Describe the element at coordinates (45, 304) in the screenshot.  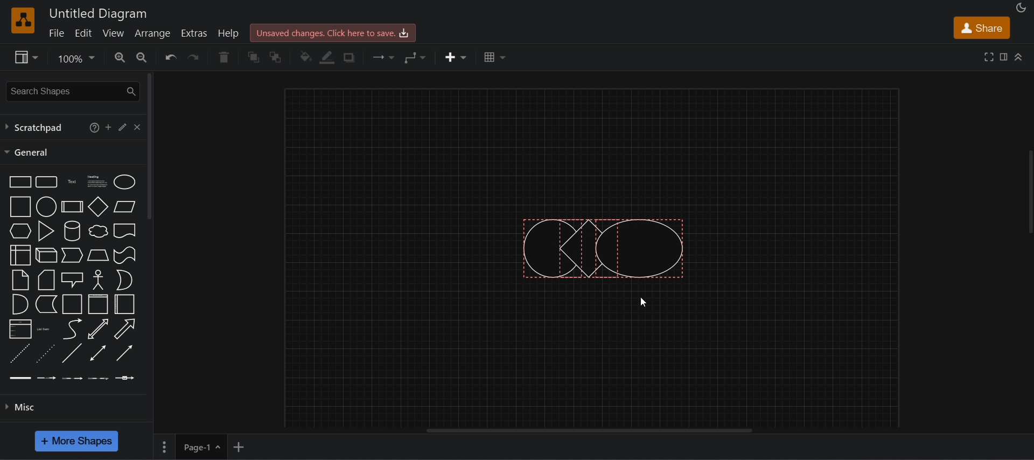
I see `Data storage` at that location.